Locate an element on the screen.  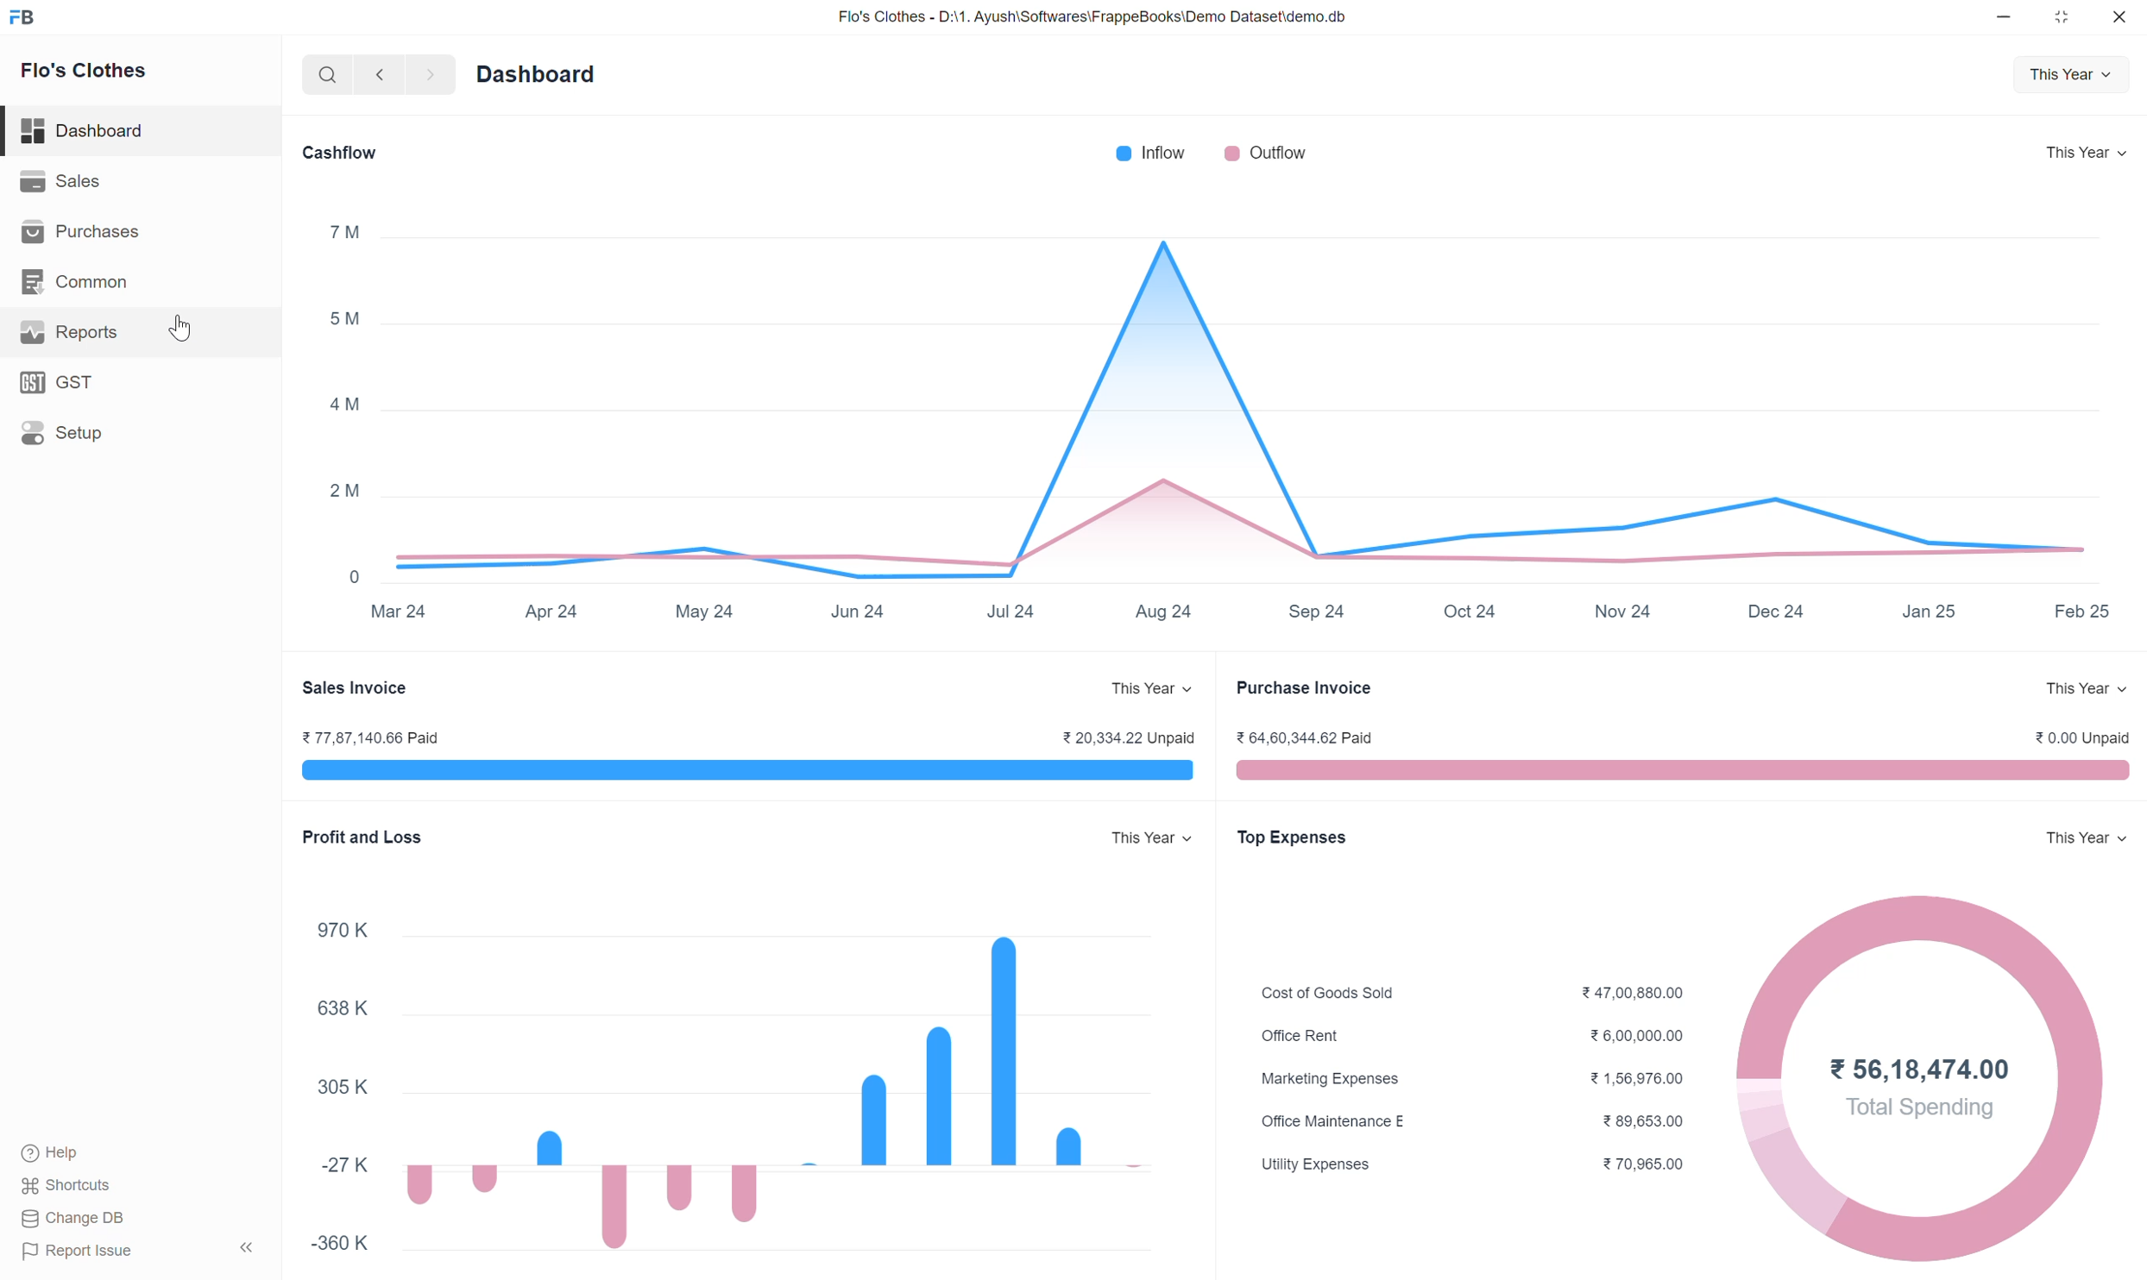
2 m is located at coordinates (346, 488).